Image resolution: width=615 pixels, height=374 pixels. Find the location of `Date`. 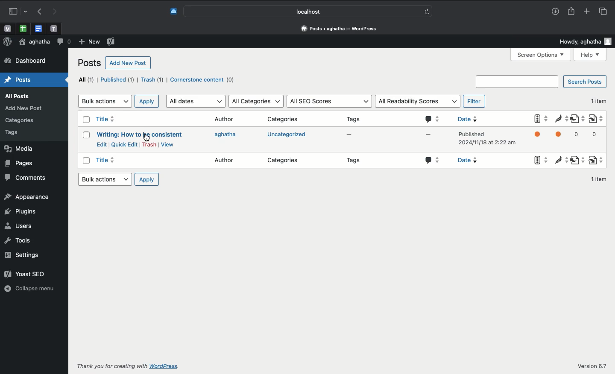

Date is located at coordinates (469, 119).